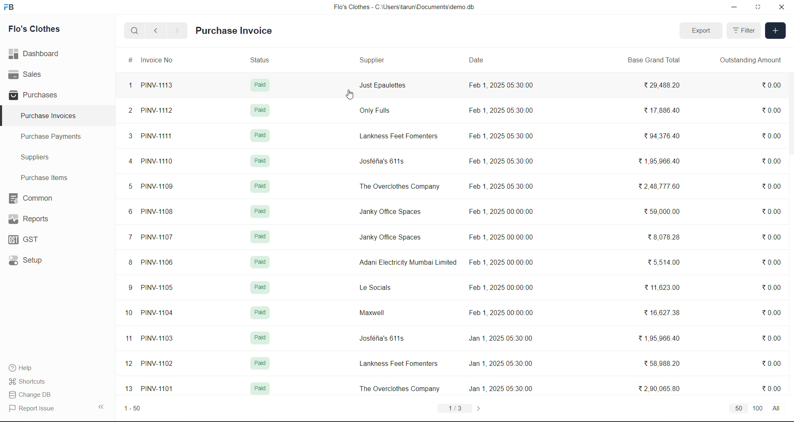 The height and width of the screenshot is (422, 794). What do you see at coordinates (504, 111) in the screenshot?
I see `Feb 1, 2025 05:30:00` at bounding box center [504, 111].